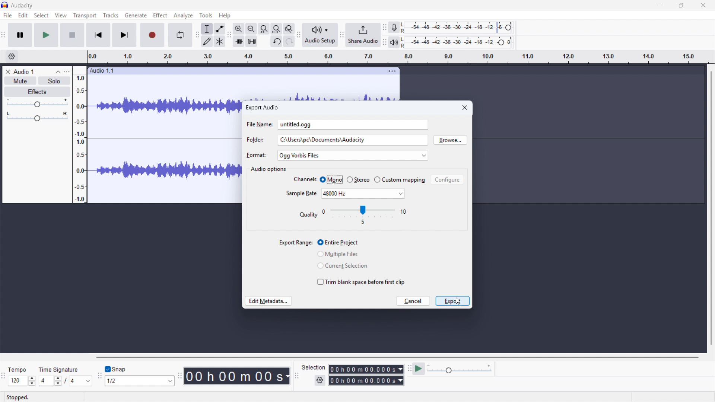 Image resolution: width=715 pixels, height=402 pixels. I want to click on Trim blank space before first clip , so click(362, 280).